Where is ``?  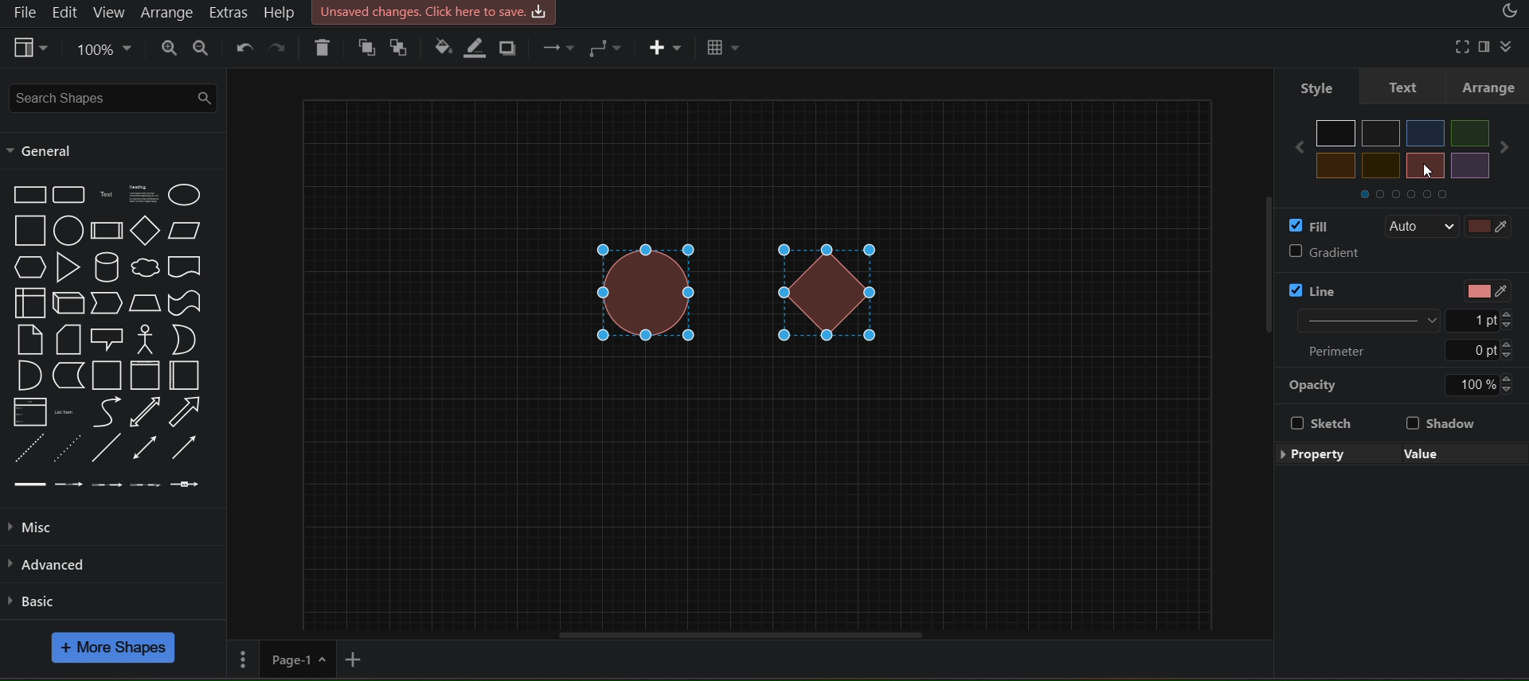  is located at coordinates (1382, 165).